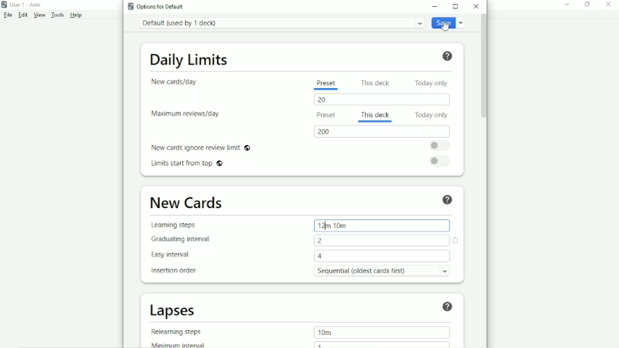  Describe the element at coordinates (325, 100) in the screenshot. I see `20` at that location.